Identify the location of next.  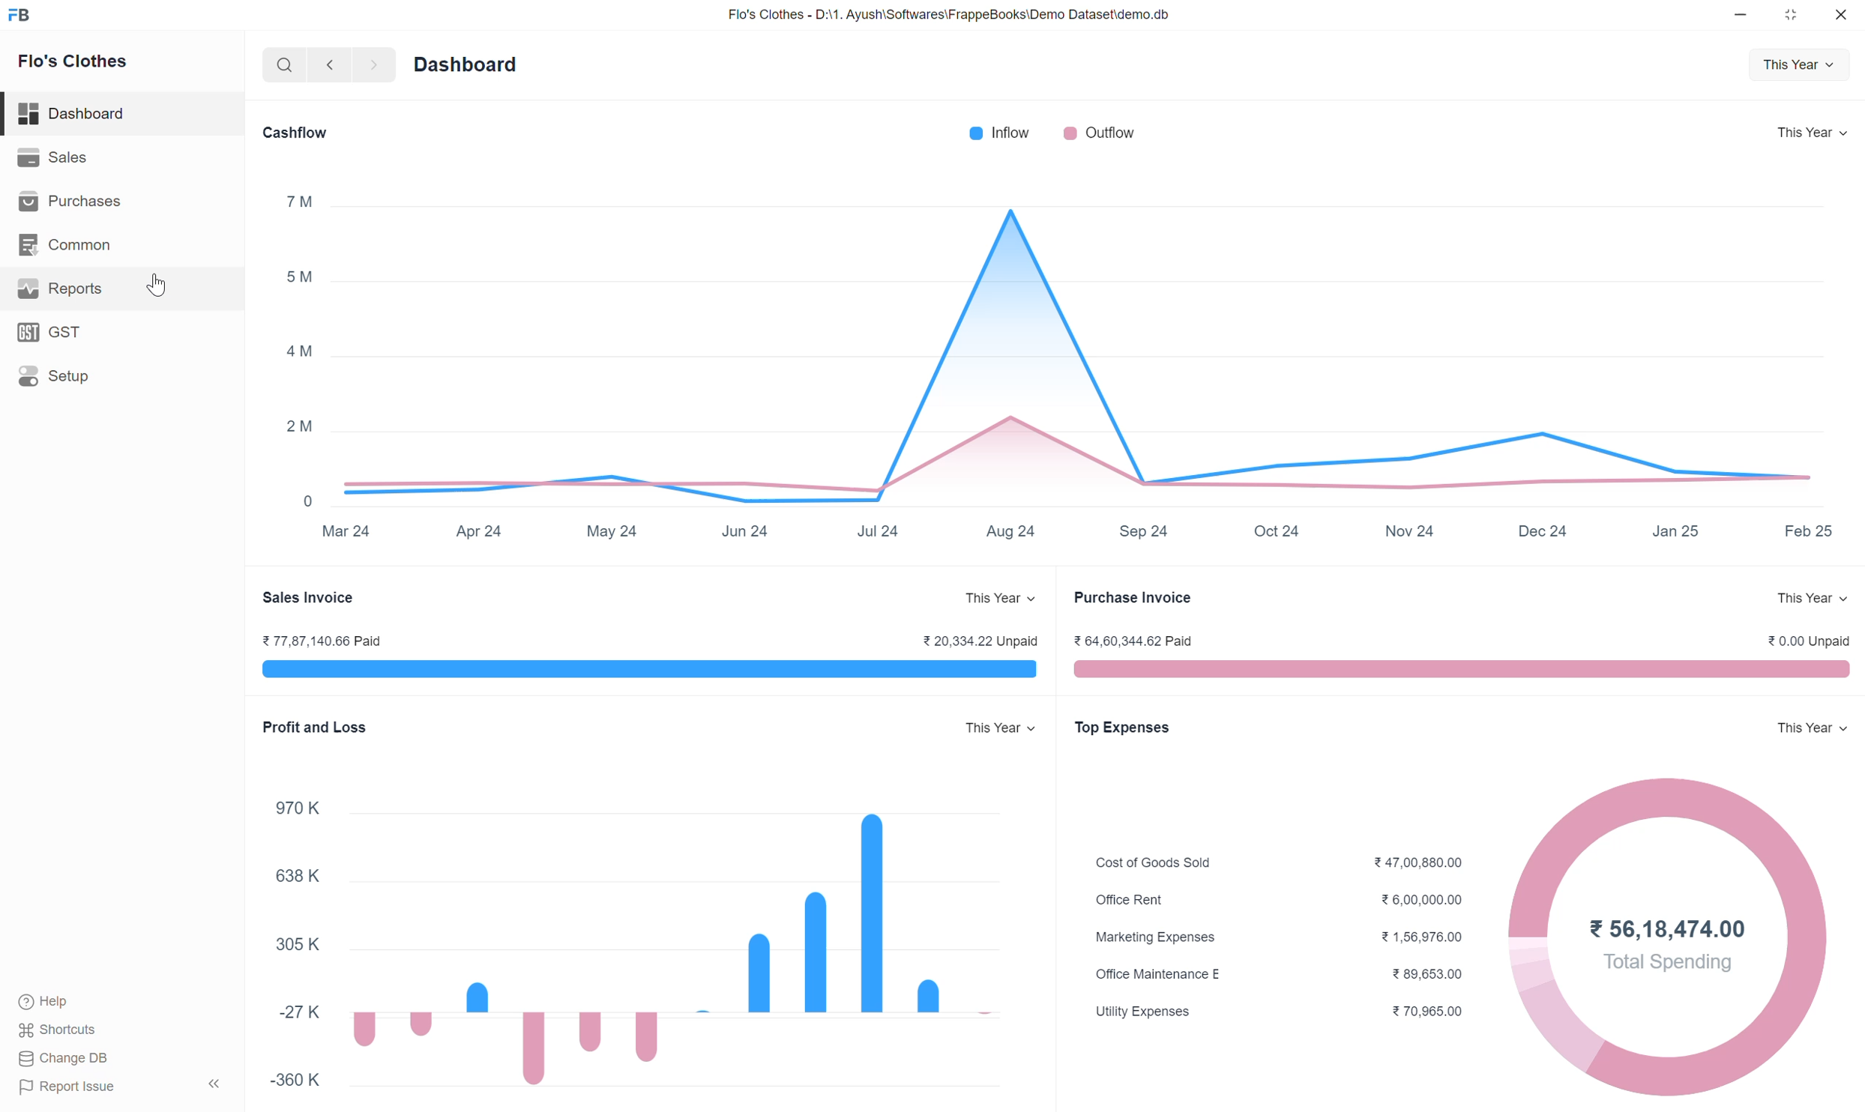
(372, 64).